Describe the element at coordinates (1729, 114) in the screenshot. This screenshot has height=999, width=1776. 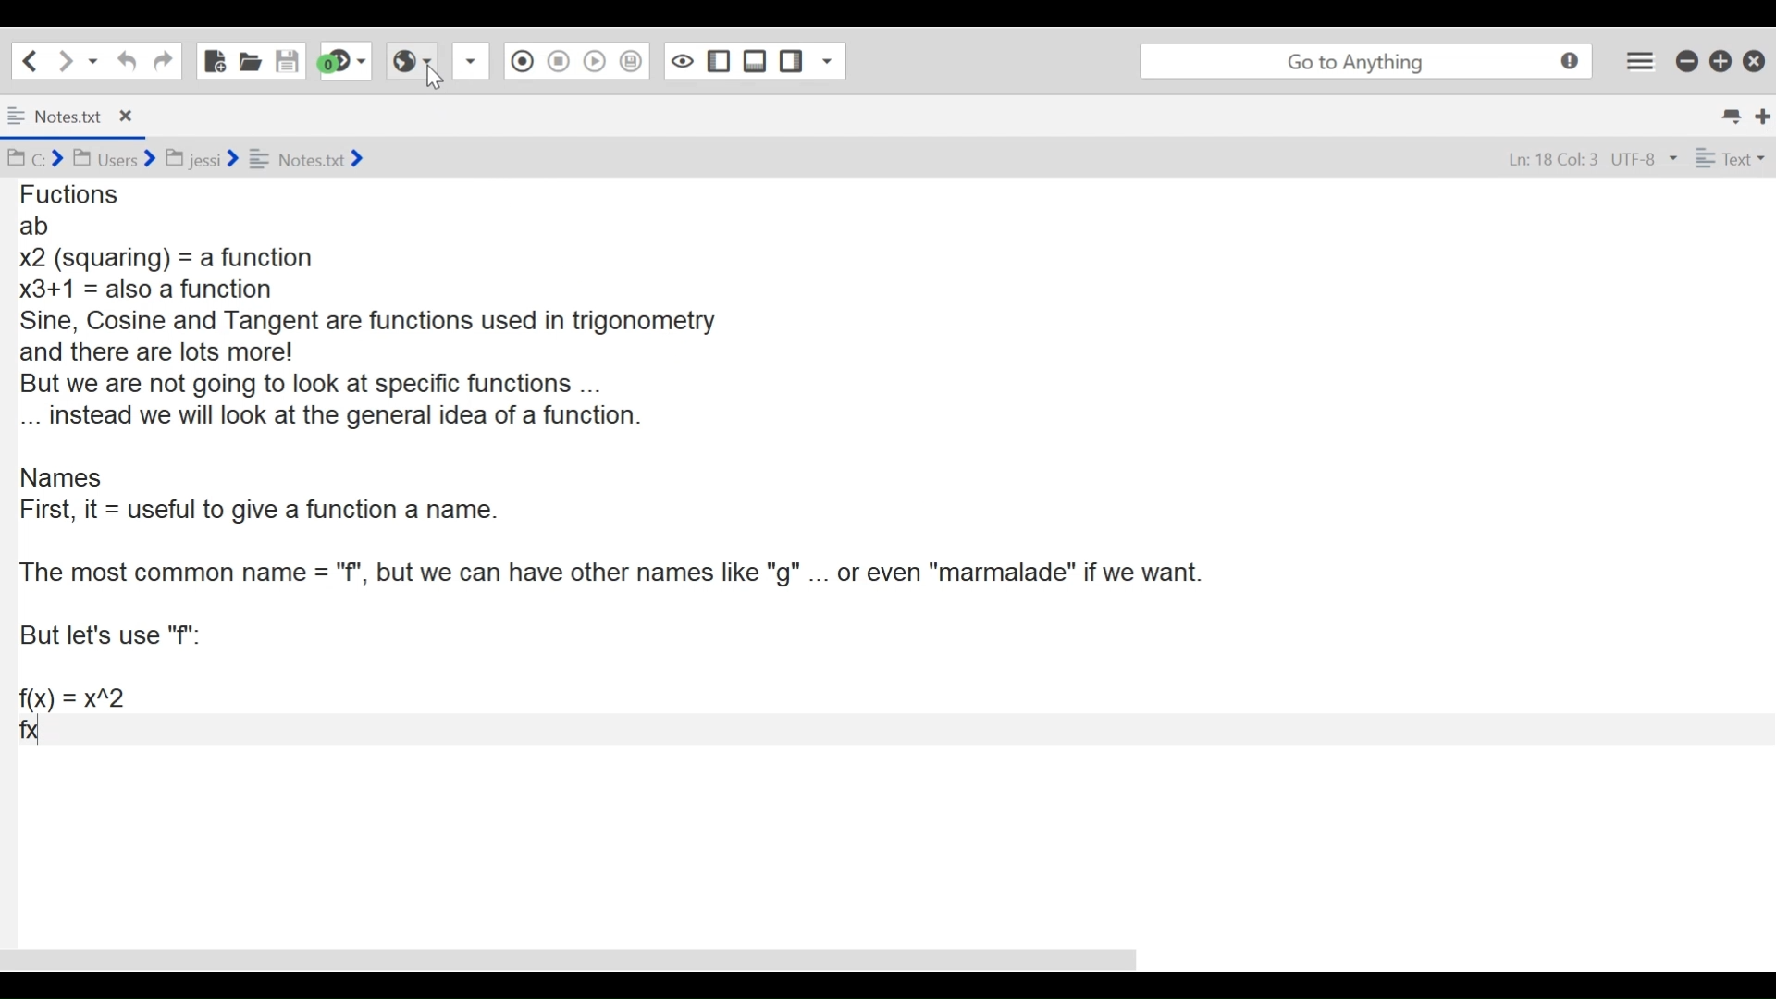
I see `List all tabs` at that location.